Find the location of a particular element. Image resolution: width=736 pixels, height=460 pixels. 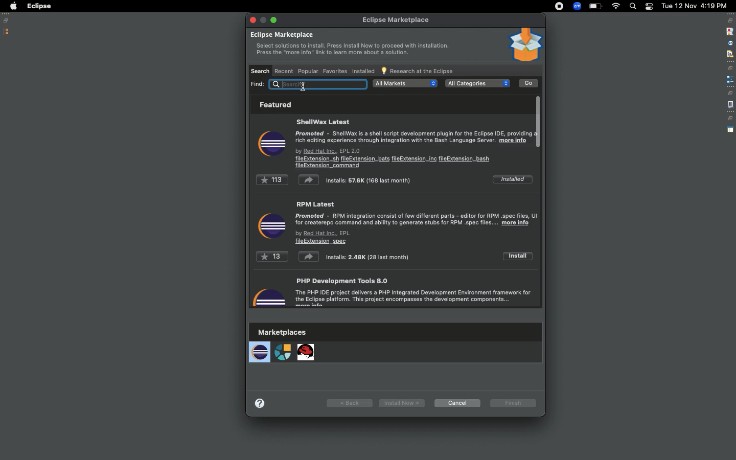

PHP development tools is located at coordinates (417, 292).